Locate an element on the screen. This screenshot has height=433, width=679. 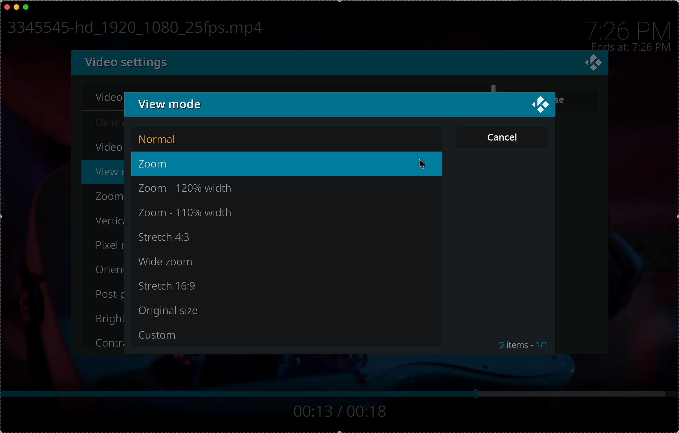
original size is located at coordinates (167, 312).